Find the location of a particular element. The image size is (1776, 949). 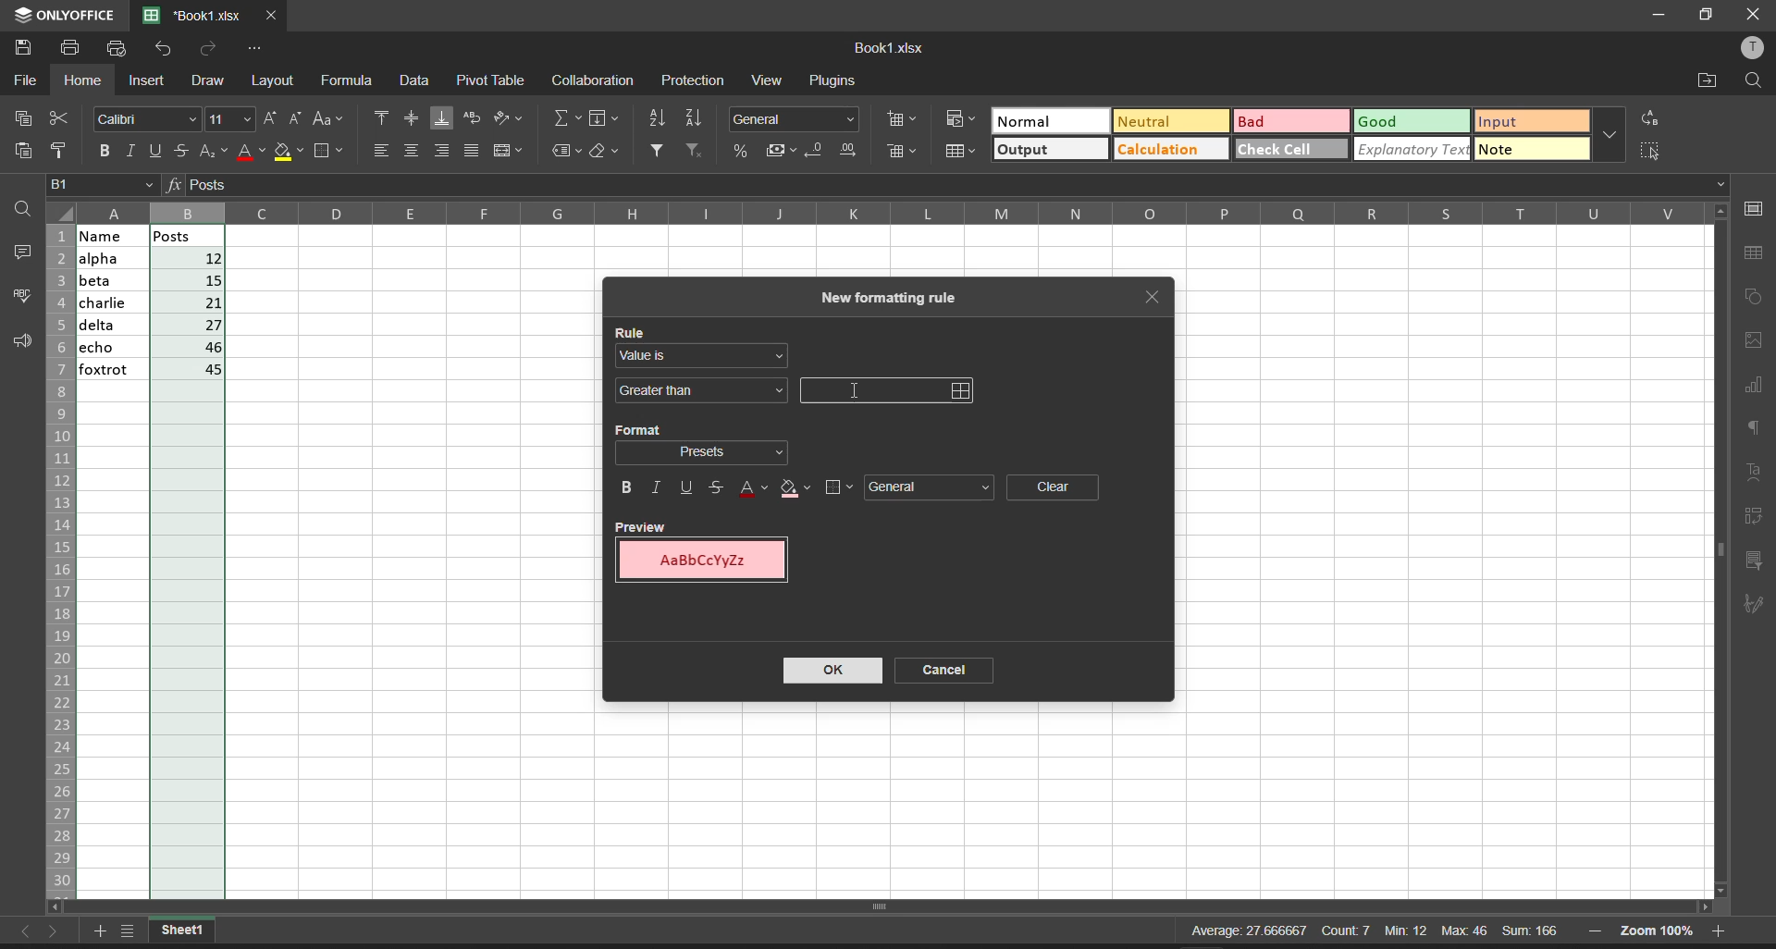

Good is located at coordinates (1381, 120).